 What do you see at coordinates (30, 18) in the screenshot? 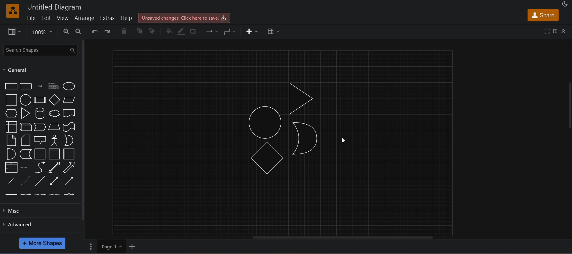
I see `file` at bounding box center [30, 18].